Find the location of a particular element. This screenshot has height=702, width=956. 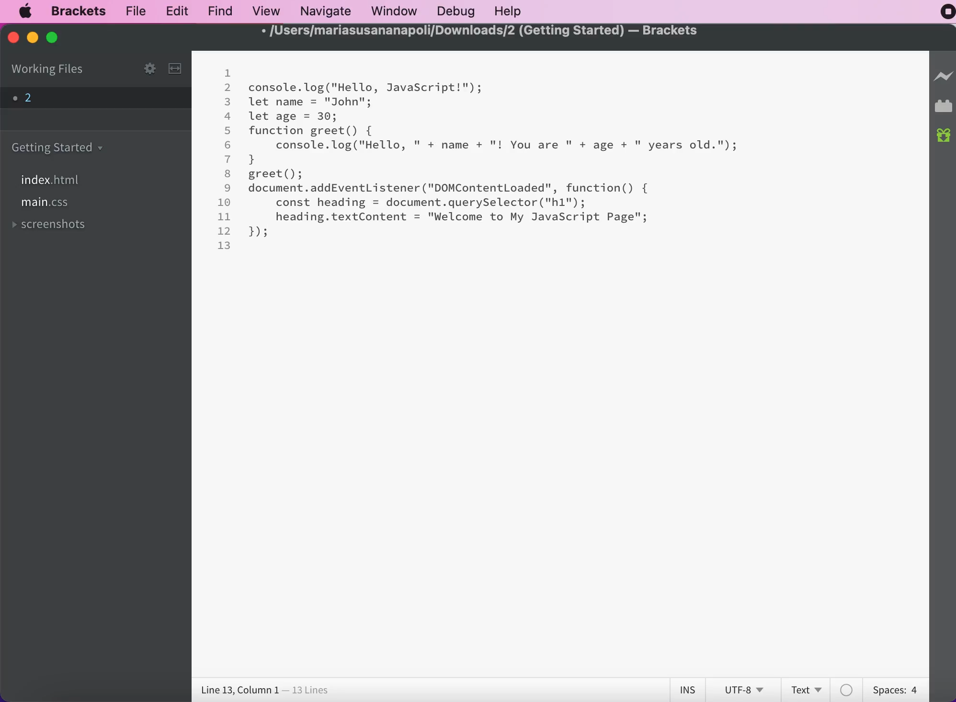

12 is located at coordinates (224, 231).